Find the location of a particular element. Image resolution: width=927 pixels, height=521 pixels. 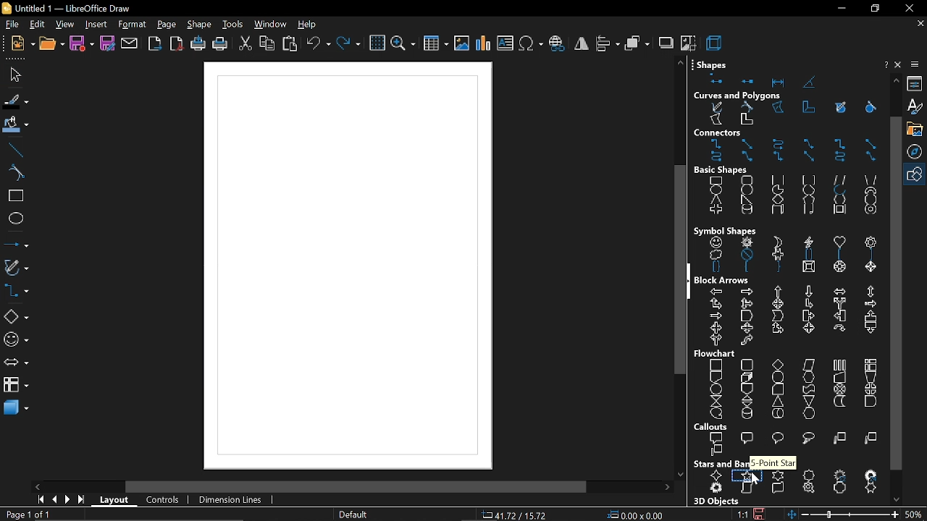

undo is located at coordinates (317, 44).